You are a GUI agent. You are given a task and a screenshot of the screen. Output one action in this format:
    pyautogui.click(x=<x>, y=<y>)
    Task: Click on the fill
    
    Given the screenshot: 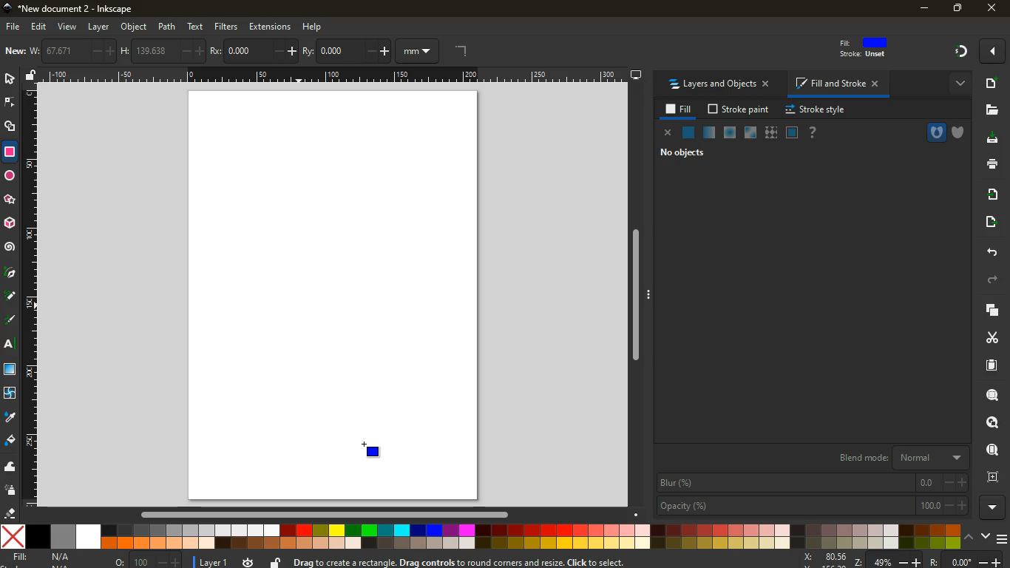 What is the action you would take?
    pyautogui.click(x=47, y=558)
    